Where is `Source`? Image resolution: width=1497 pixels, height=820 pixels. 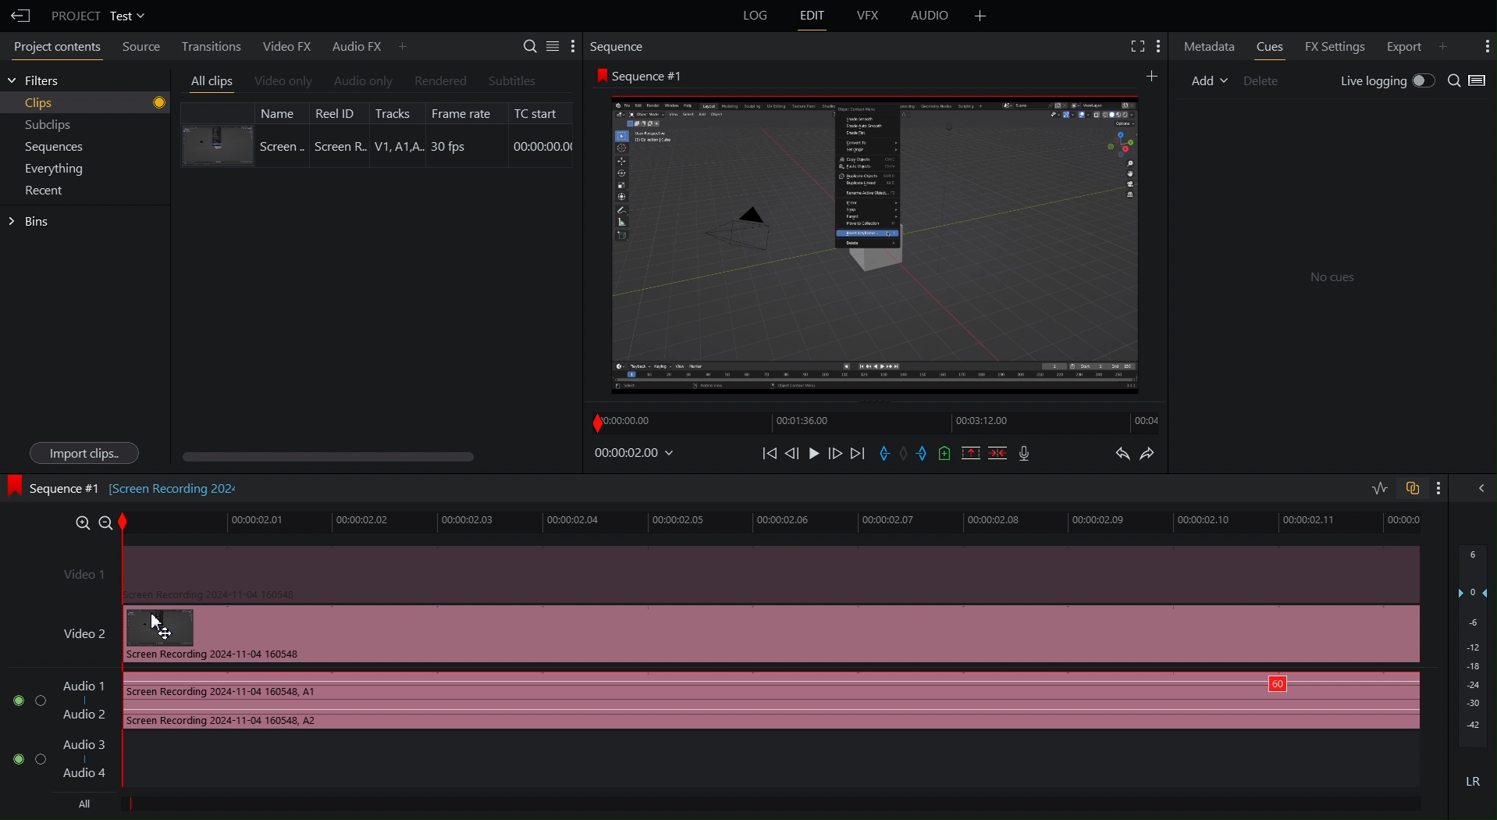 Source is located at coordinates (144, 46).